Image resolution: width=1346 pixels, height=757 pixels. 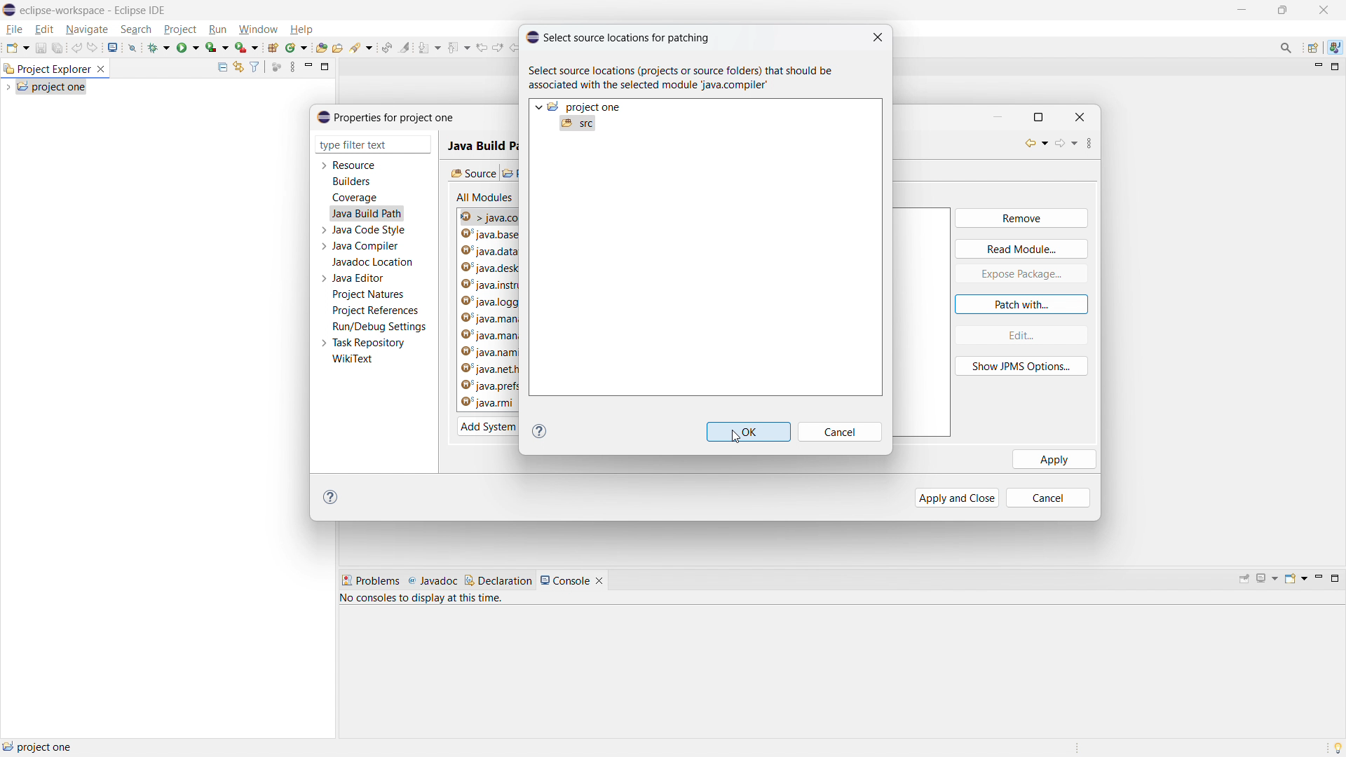 What do you see at coordinates (17, 47) in the screenshot?
I see `new` at bounding box center [17, 47].